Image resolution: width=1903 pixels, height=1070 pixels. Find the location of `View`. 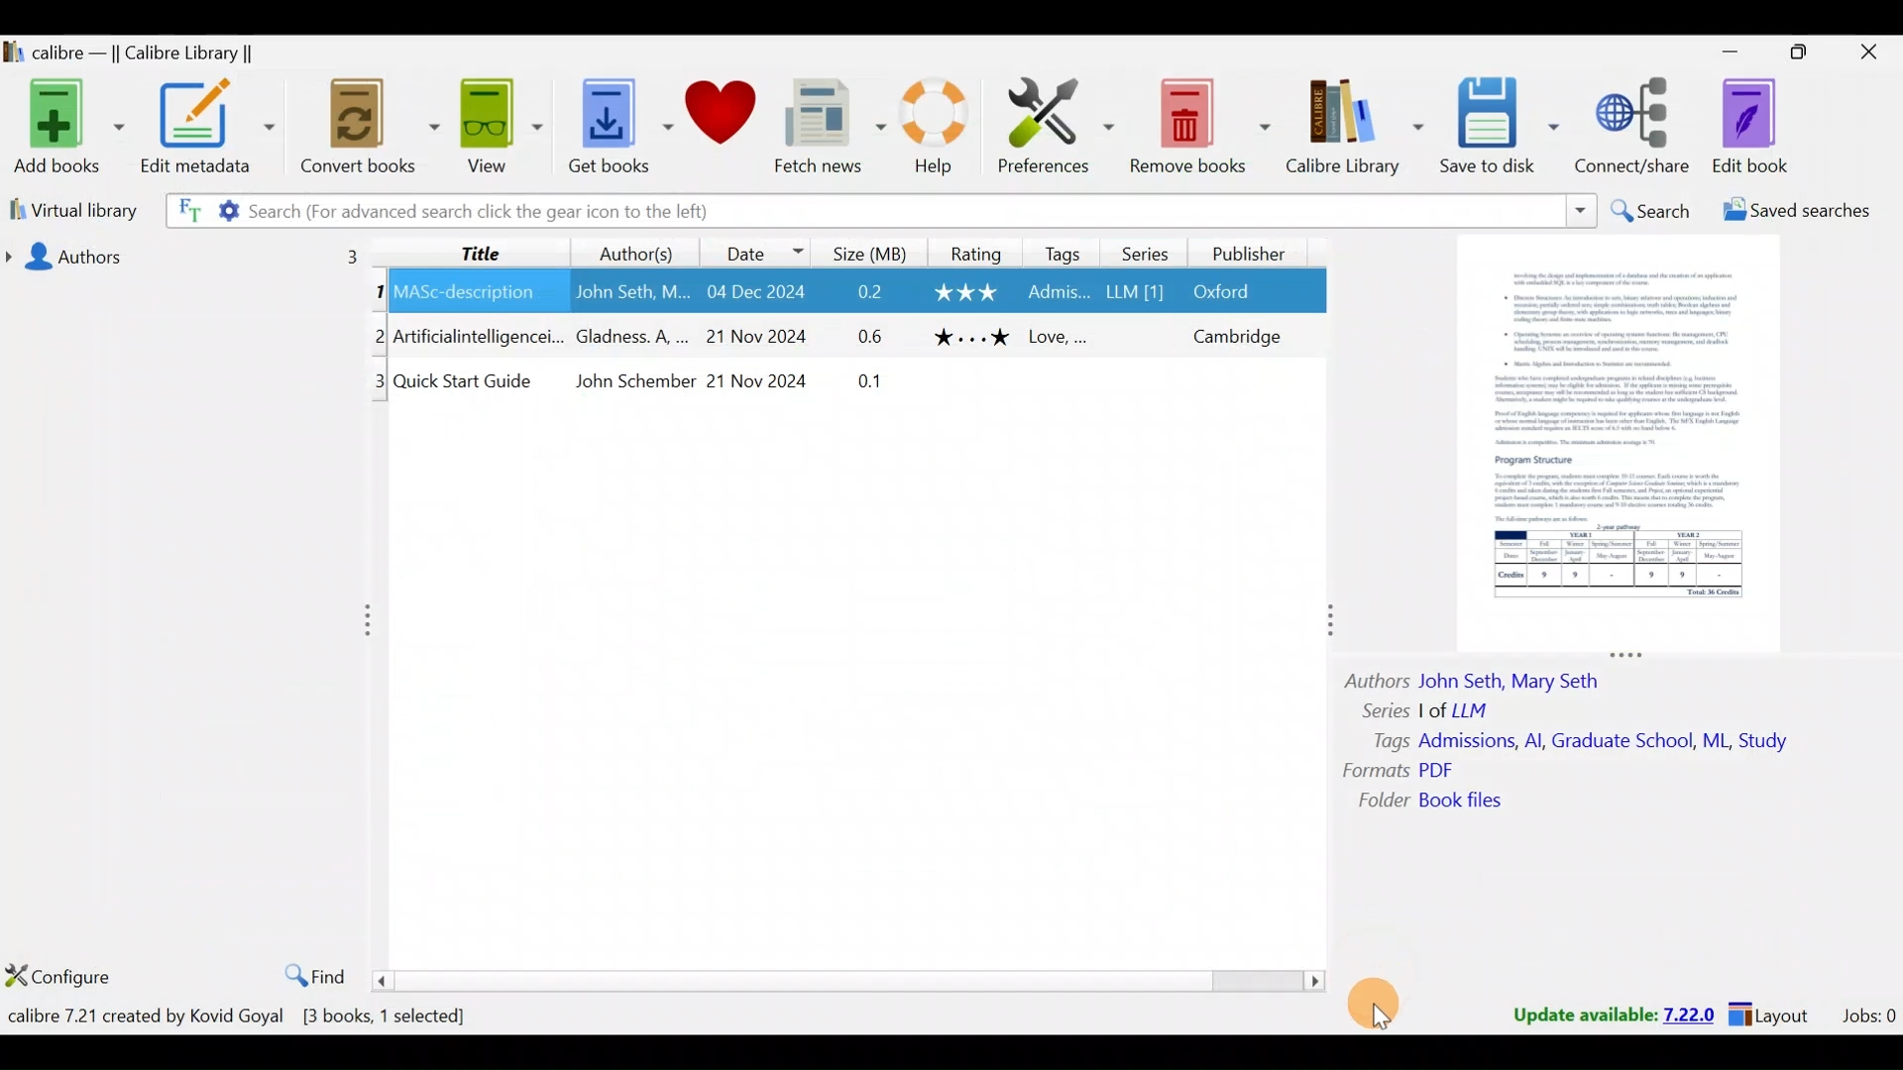

View is located at coordinates (502, 127).